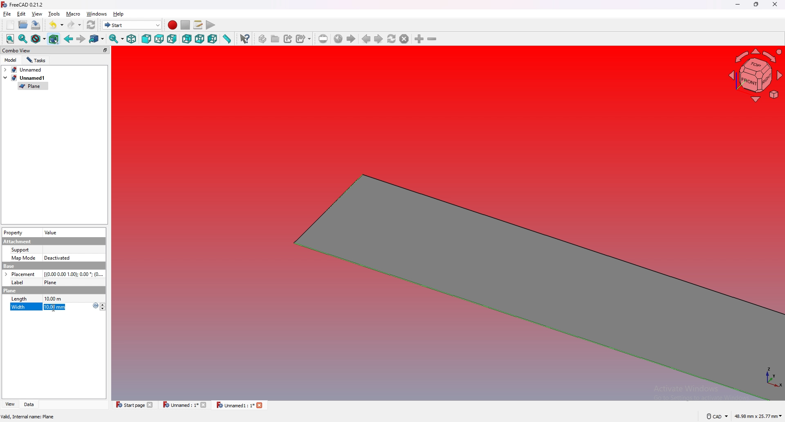 The image size is (785, 422). Describe the element at coordinates (23, 4) in the screenshot. I see `FreeCAD 0.21.2` at that location.